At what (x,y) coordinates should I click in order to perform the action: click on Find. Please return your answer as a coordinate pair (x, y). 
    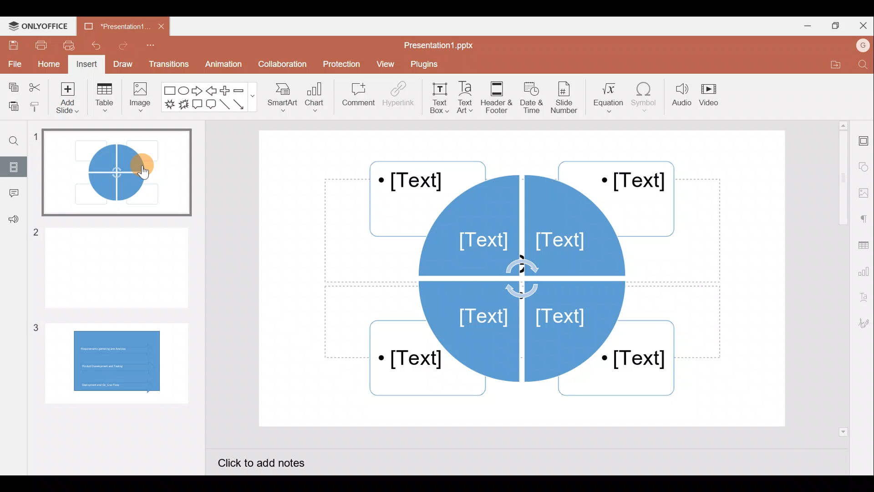
    Looking at the image, I should click on (19, 142).